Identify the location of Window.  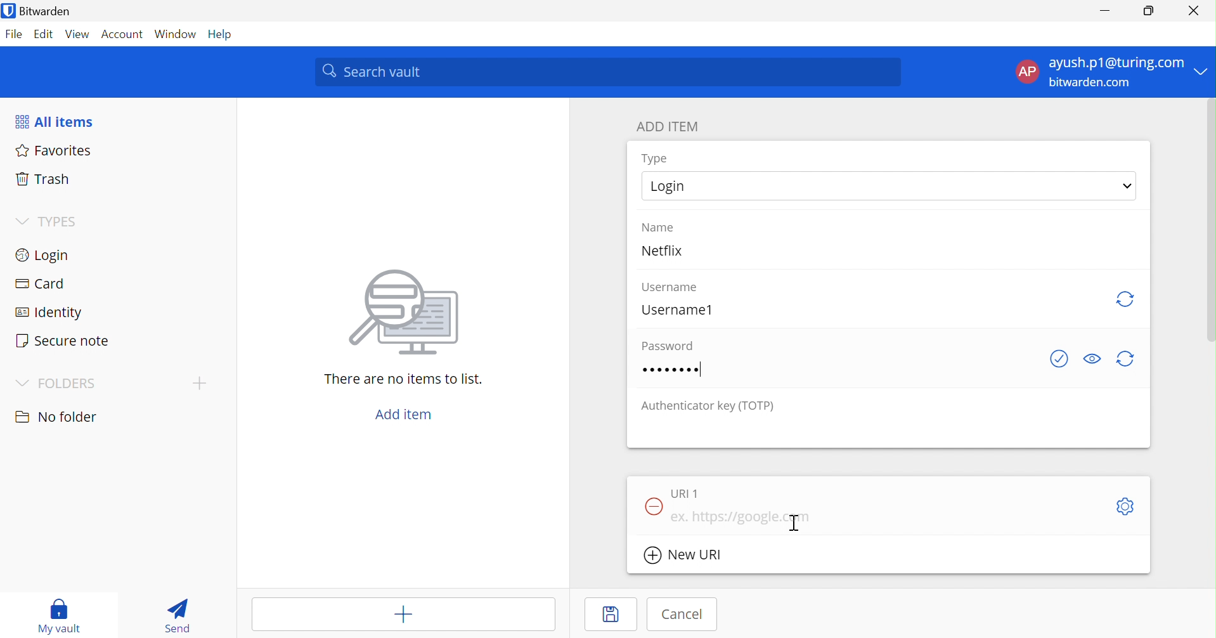
(176, 34).